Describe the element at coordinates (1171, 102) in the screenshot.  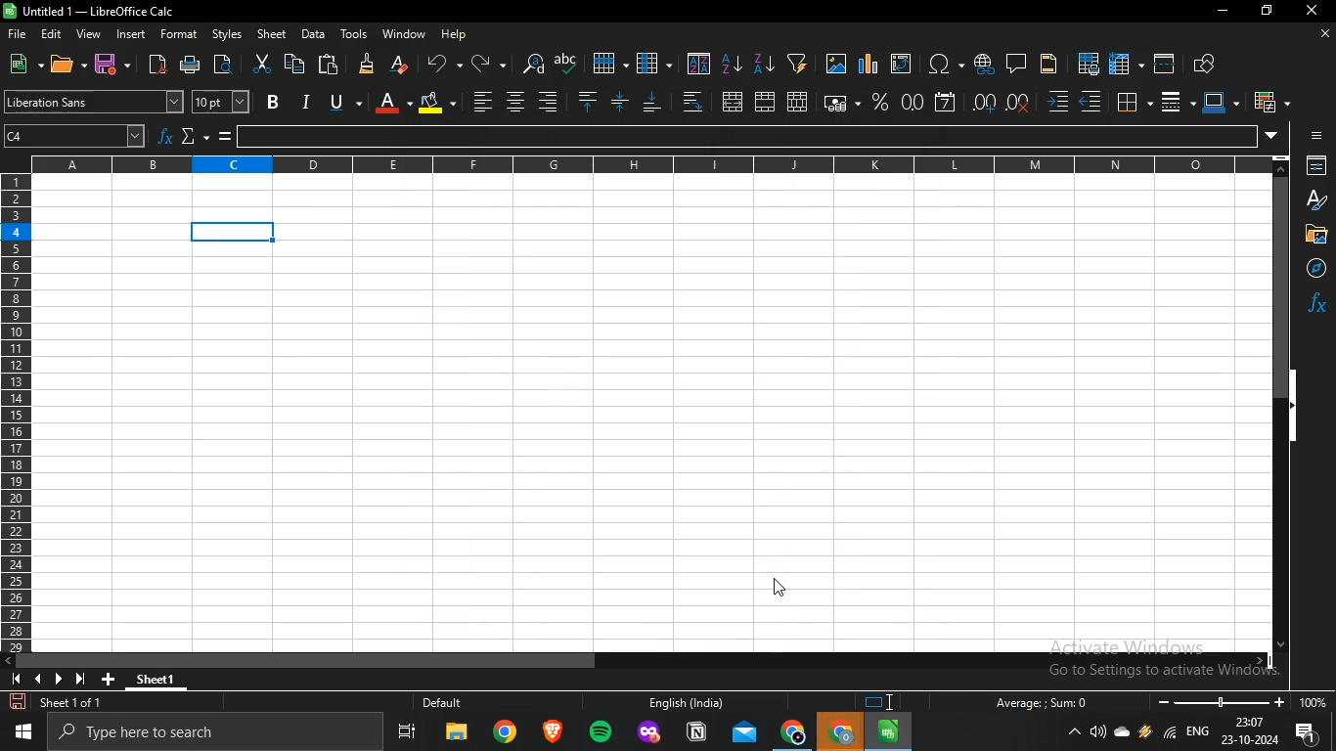
I see `border style` at that location.